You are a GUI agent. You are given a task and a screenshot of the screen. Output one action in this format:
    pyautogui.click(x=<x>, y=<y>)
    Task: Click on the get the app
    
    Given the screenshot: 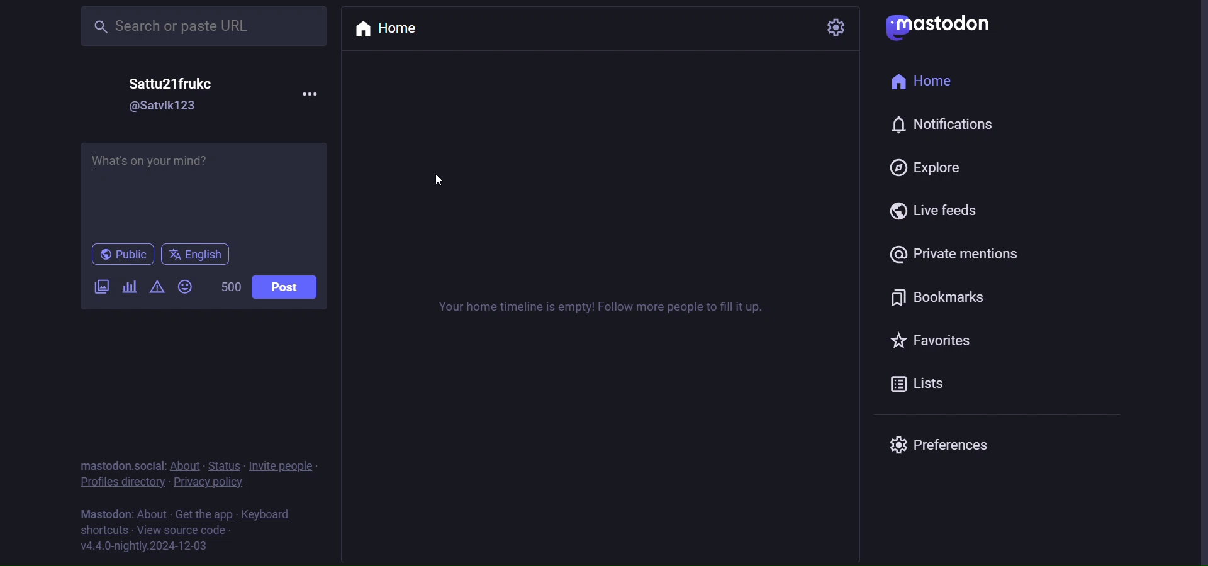 What is the action you would take?
    pyautogui.click(x=203, y=513)
    